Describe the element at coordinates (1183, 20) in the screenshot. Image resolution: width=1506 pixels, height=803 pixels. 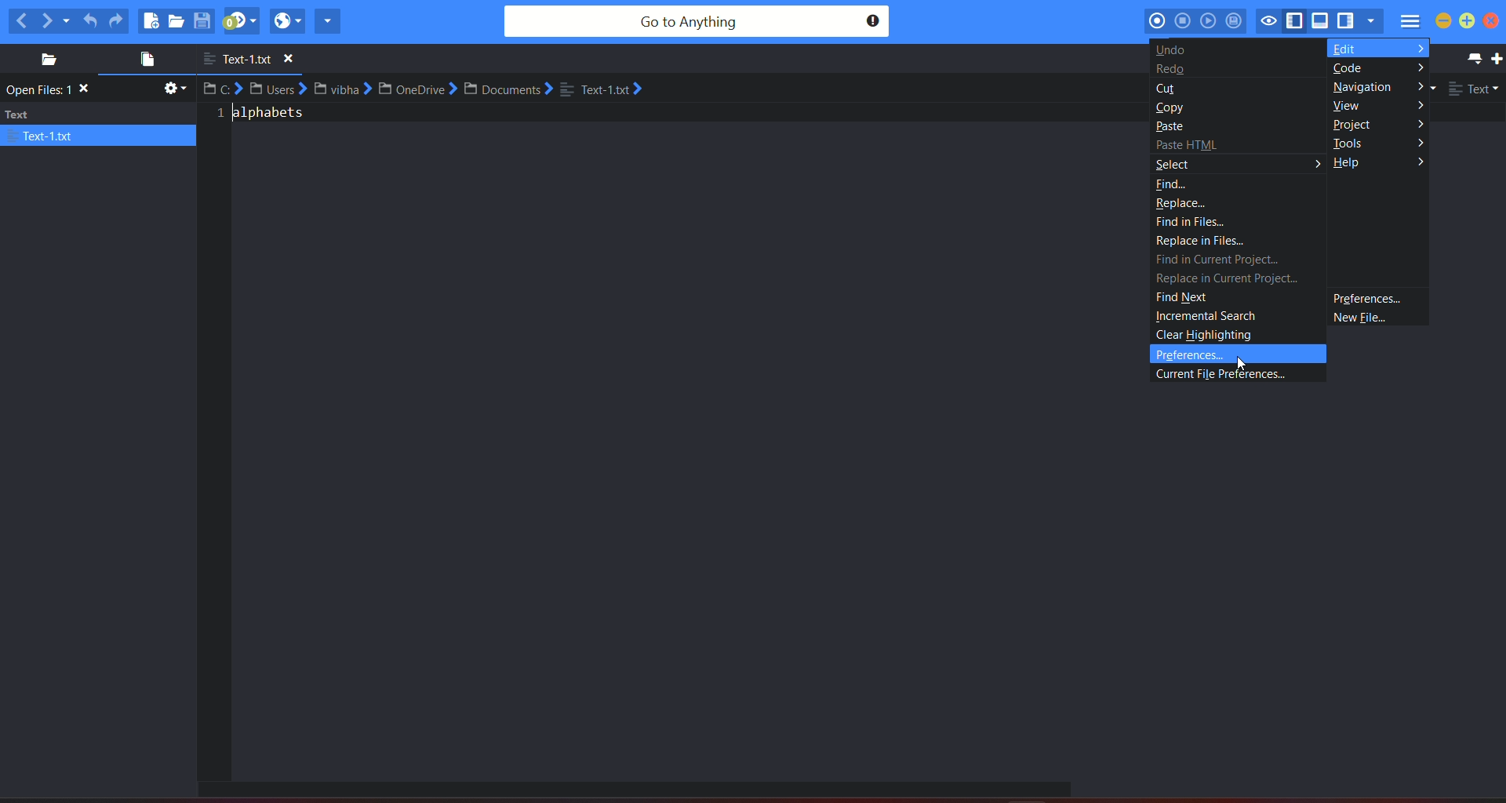
I see `stop recording` at that location.